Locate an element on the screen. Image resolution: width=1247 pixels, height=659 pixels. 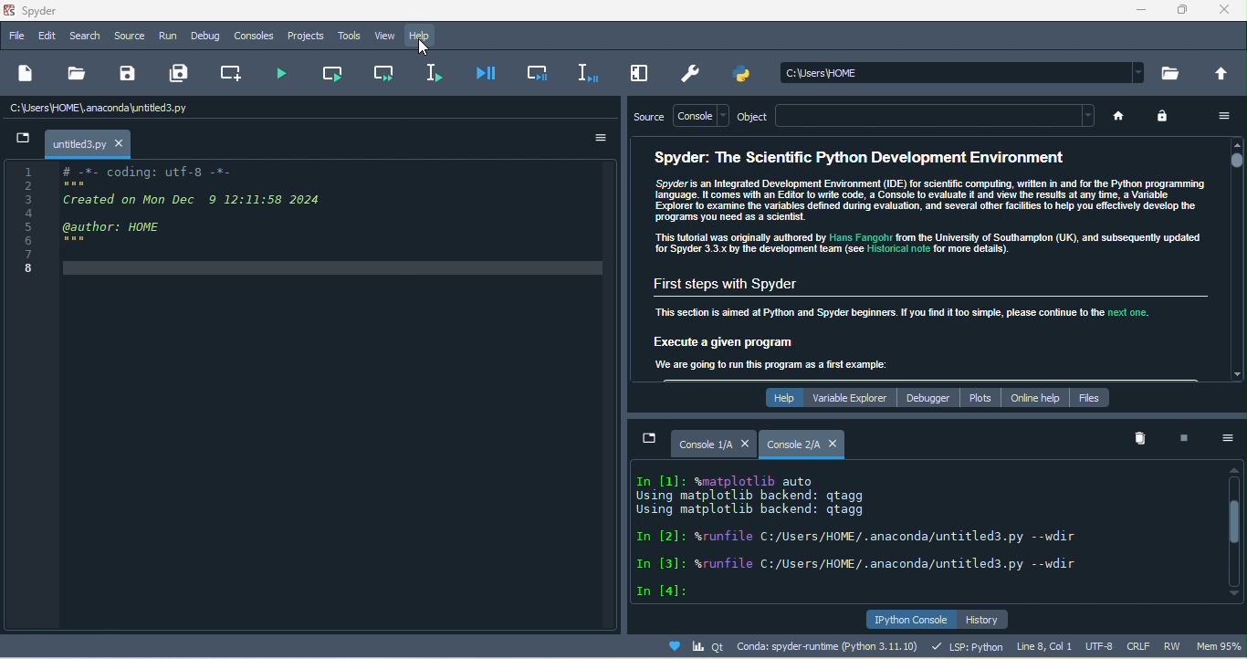
line 8, col 1, utf 8 is located at coordinates (1066, 646).